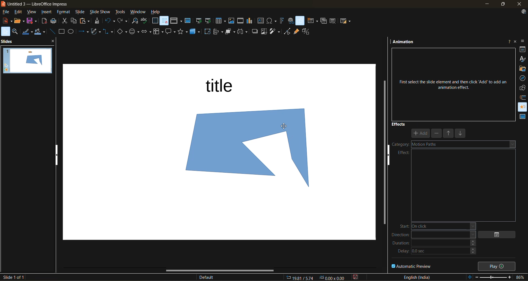 The height and width of the screenshot is (281, 528). Describe the element at coordinates (5, 11) in the screenshot. I see `file` at that location.